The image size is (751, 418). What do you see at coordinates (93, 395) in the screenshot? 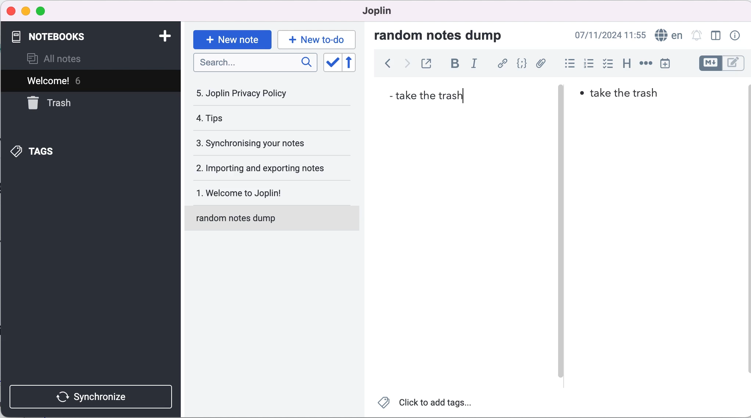
I see `synchronize` at bounding box center [93, 395].